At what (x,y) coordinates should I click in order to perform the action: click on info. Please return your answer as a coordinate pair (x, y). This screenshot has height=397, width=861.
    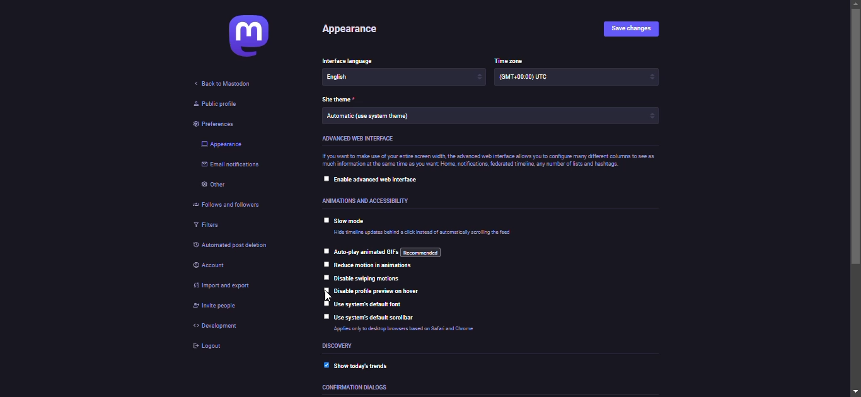
    Looking at the image, I should click on (424, 233).